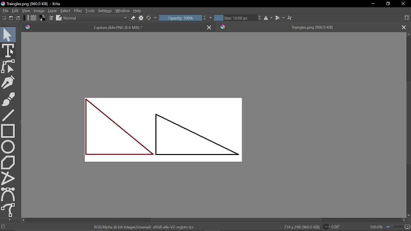 The height and width of the screenshot is (231, 411). What do you see at coordinates (398, 227) in the screenshot?
I see `Zoom` at bounding box center [398, 227].